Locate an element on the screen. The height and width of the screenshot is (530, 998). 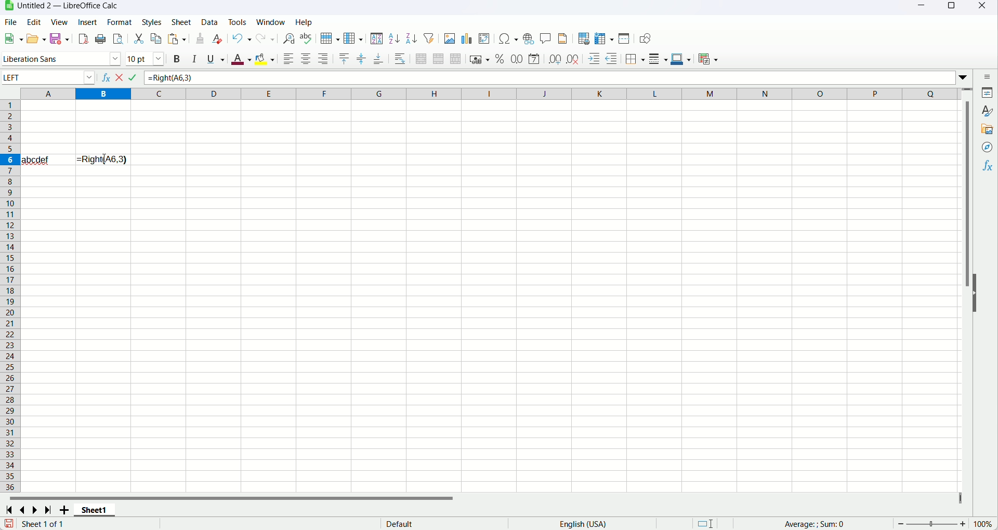
define print area is located at coordinates (583, 39).